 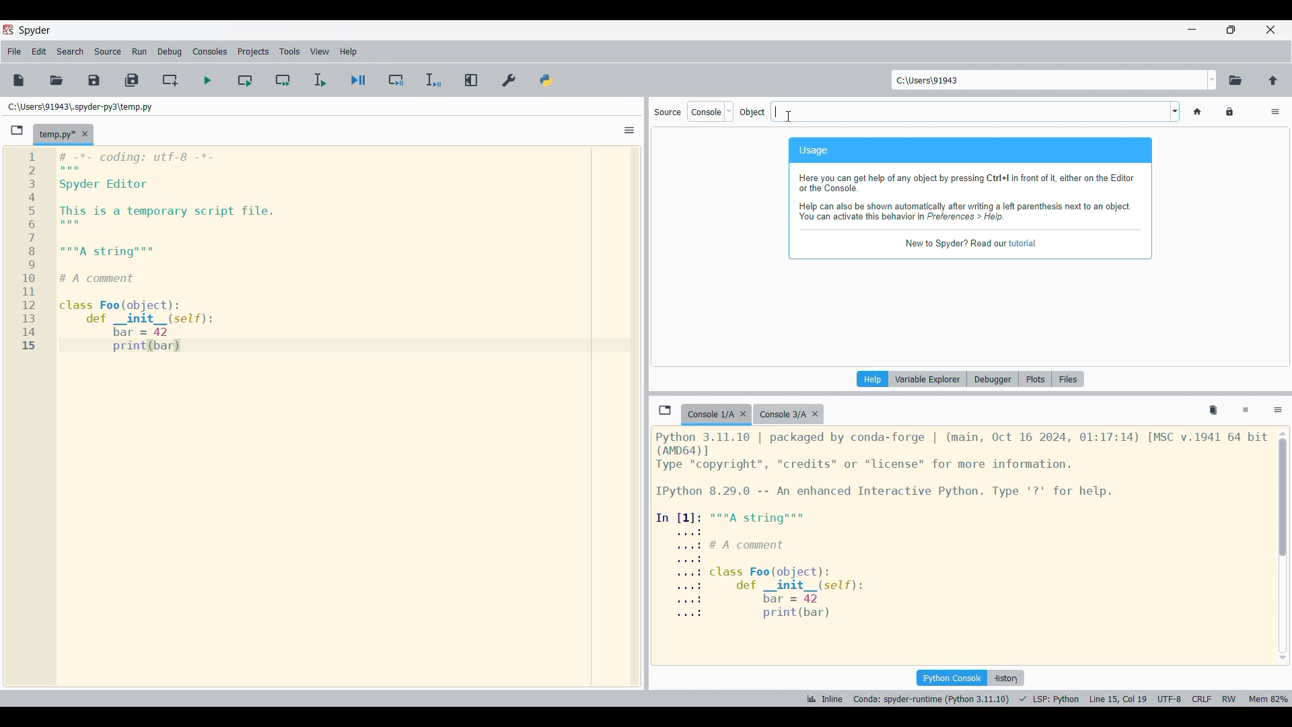 I want to click on Browse tab, so click(x=666, y=410).